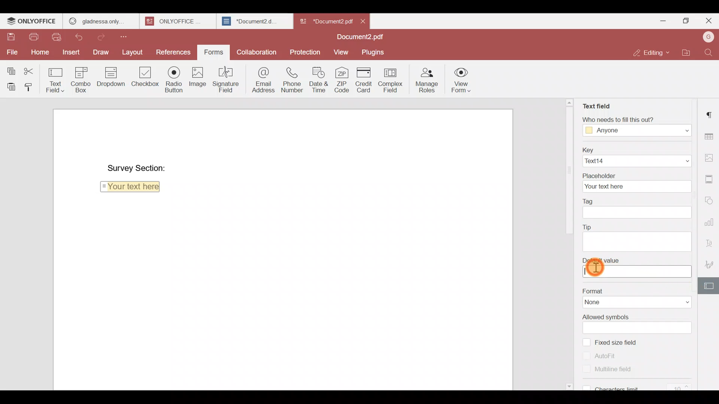 The height and width of the screenshot is (404, 719). What do you see at coordinates (636, 212) in the screenshot?
I see `textbox` at bounding box center [636, 212].